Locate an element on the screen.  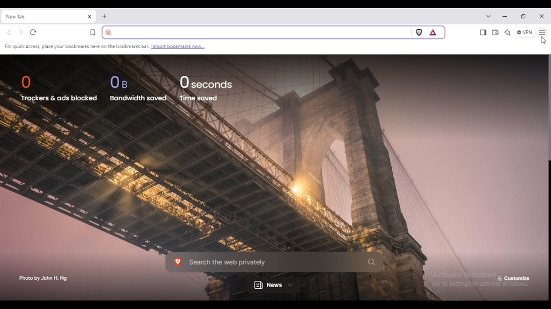
cursor is located at coordinates (543, 41).